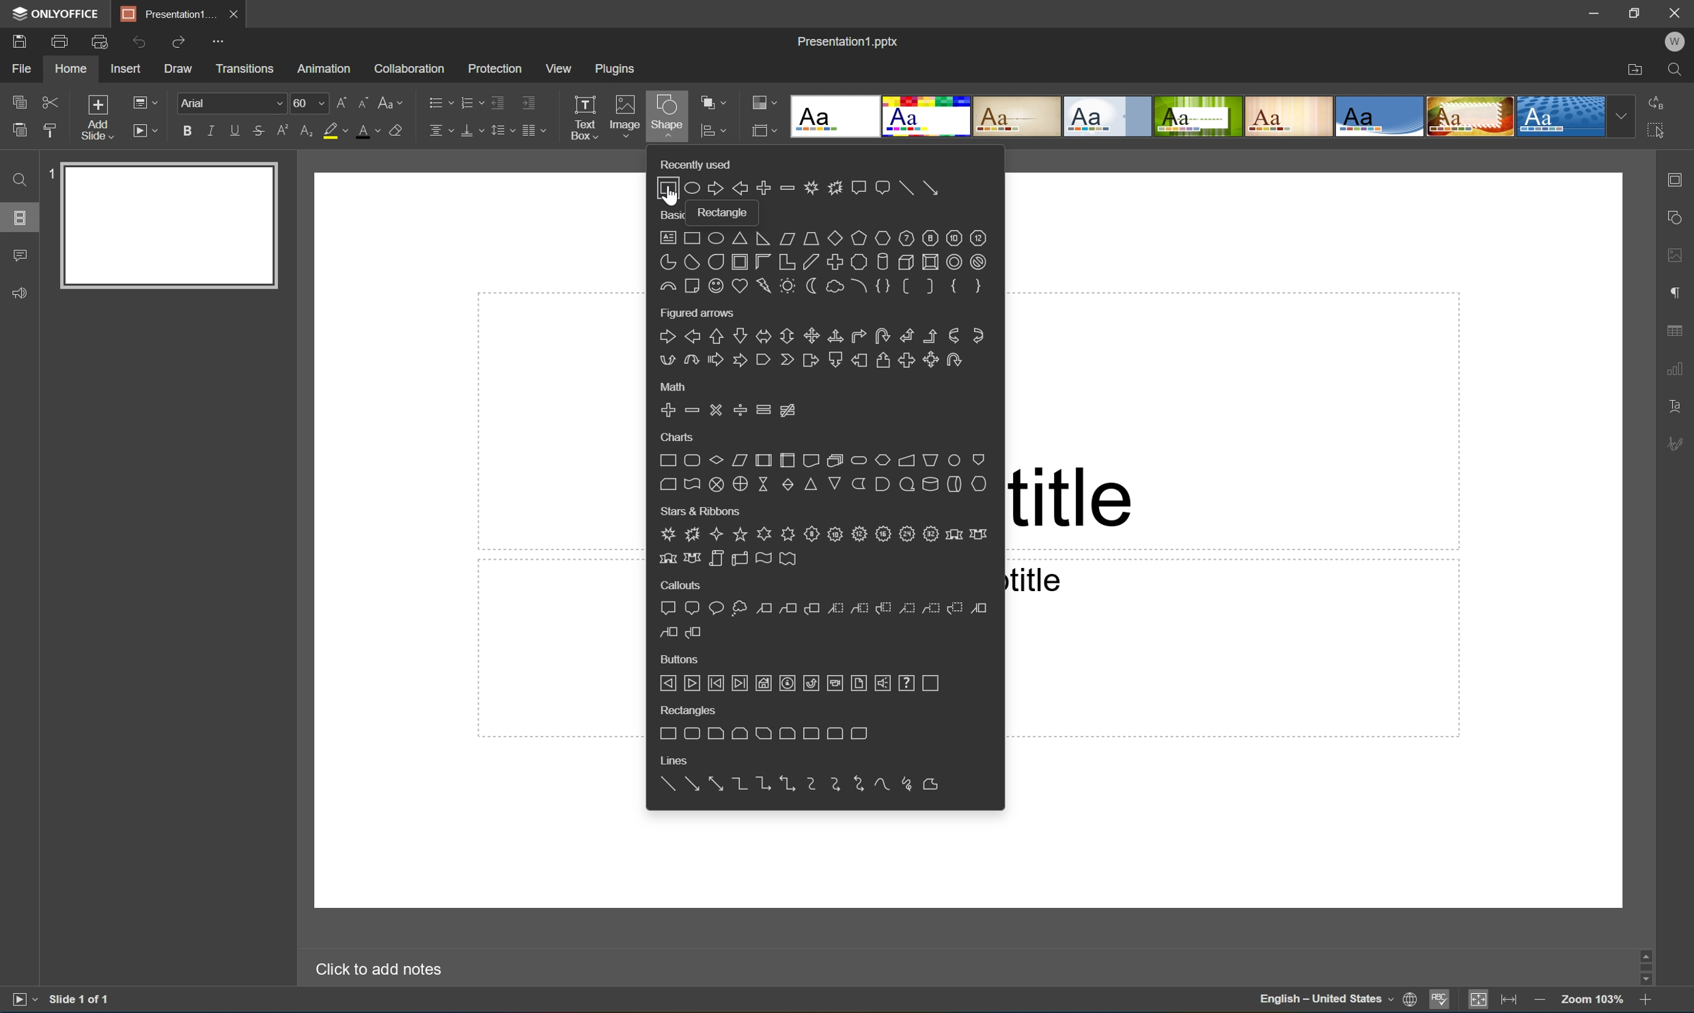 The image size is (1694, 1013). Describe the element at coordinates (470, 129) in the screenshot. I see `Vertically align` at that location.